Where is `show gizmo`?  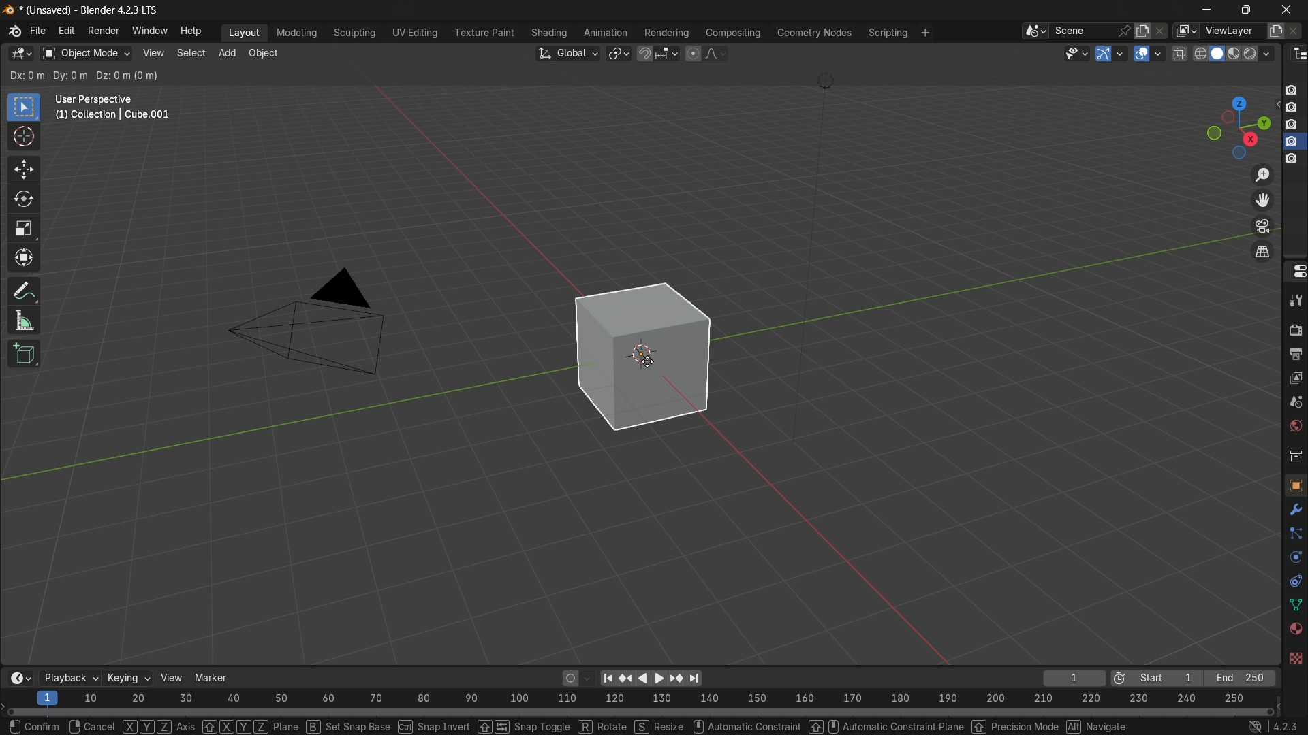 show gizmo is located at coordinates (1104, 54).